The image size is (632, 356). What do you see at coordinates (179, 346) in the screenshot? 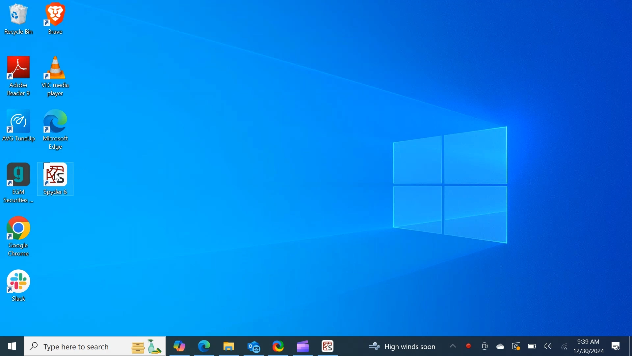
I see `Copilot` at bounding box center [179, 346].